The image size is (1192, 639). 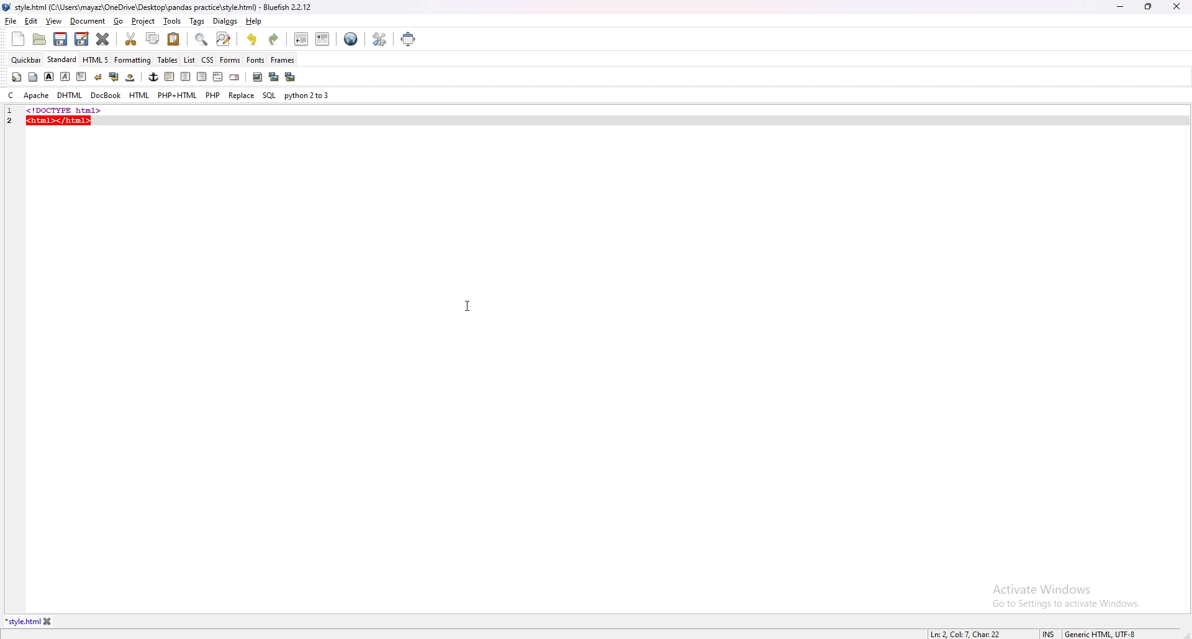 What do you see at coordinates (11, 20) in the screenshot?
I see `file` at bounding box center [11, 20].